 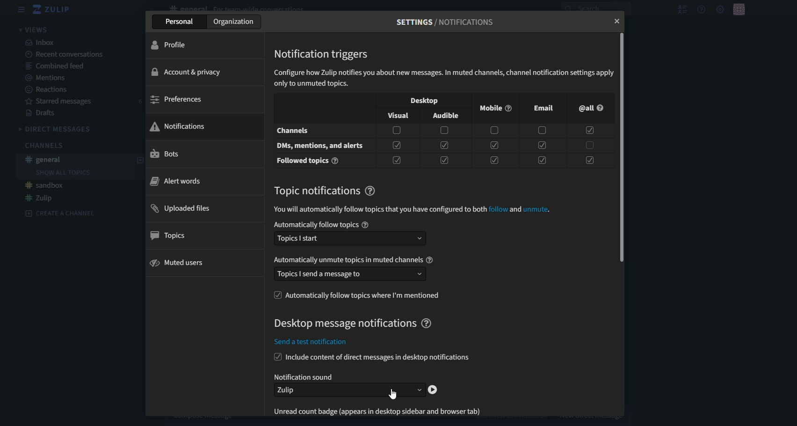 What do you see at coordinates (40, 198) in the screenshot?
I see `#Zulip` at bounding box center [40, 198].